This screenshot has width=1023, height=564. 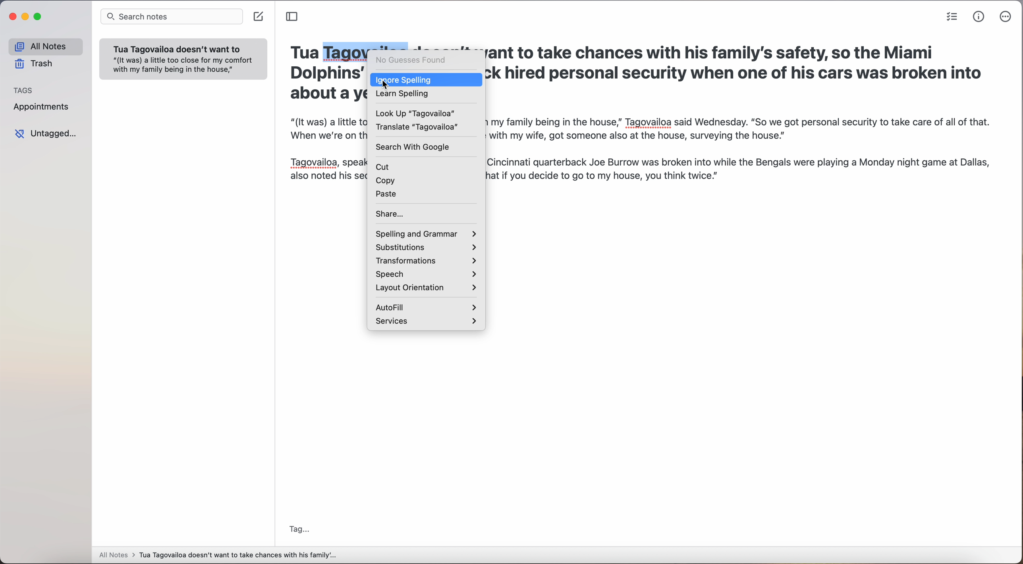 I want to click on spelling and grammar, so click(x=426, y=231).